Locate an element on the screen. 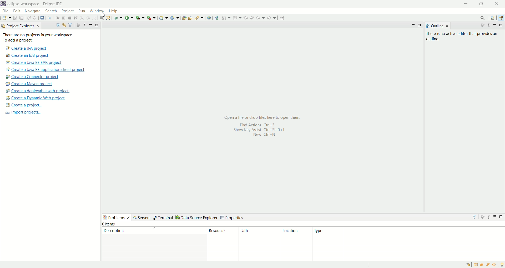 The image size is (505, 268). close is located at coordinates (498, 4).